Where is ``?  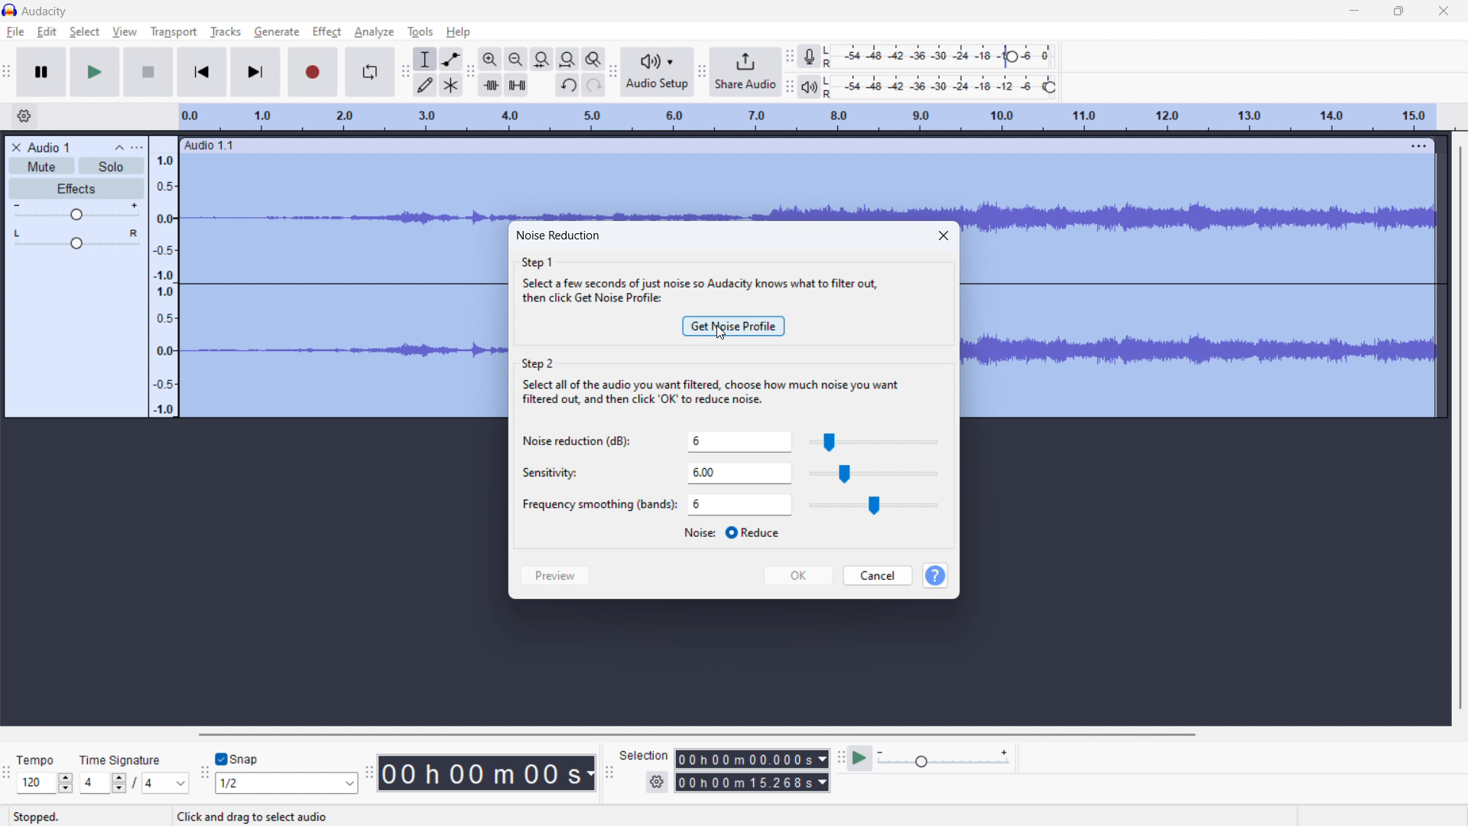  is located at coordinates (596, 506).